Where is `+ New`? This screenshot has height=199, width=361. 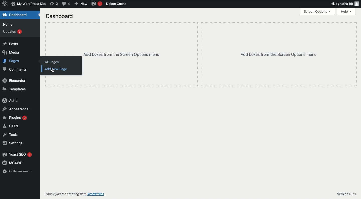
+ New is located at coordinates (81, 4).